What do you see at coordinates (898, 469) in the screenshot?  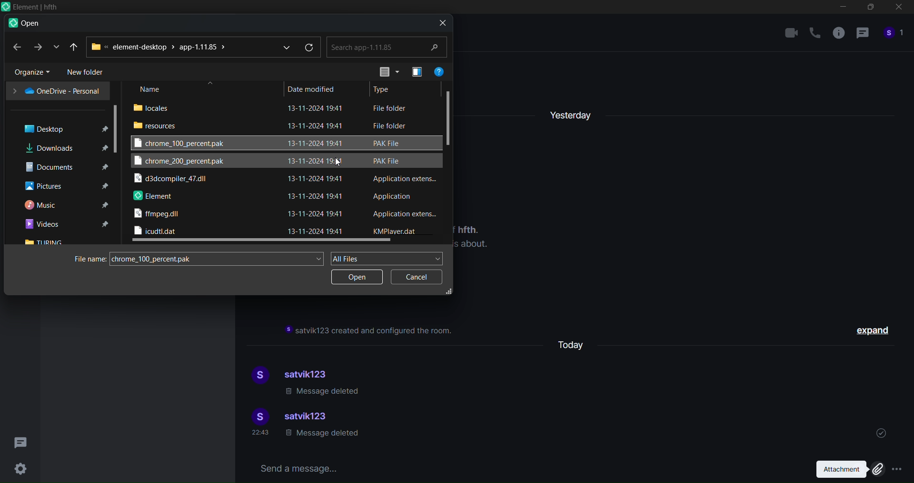 I see `more options` at bounding box center [898, 469].